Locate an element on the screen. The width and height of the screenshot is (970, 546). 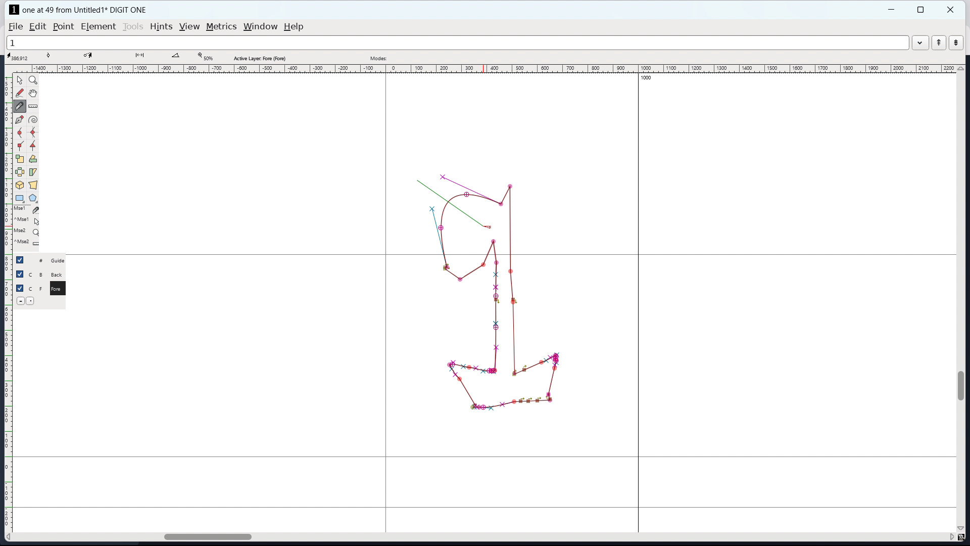
delete current layer is located at coordinates (20, 300).